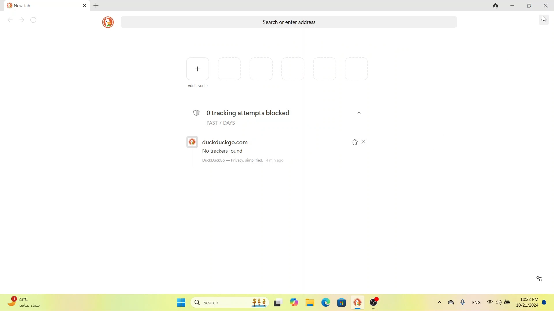 The width and height of the screenshot is (554, 311). Describe the element at coordinates (97, 5) in the screenshot. I see `new tab` at that location.